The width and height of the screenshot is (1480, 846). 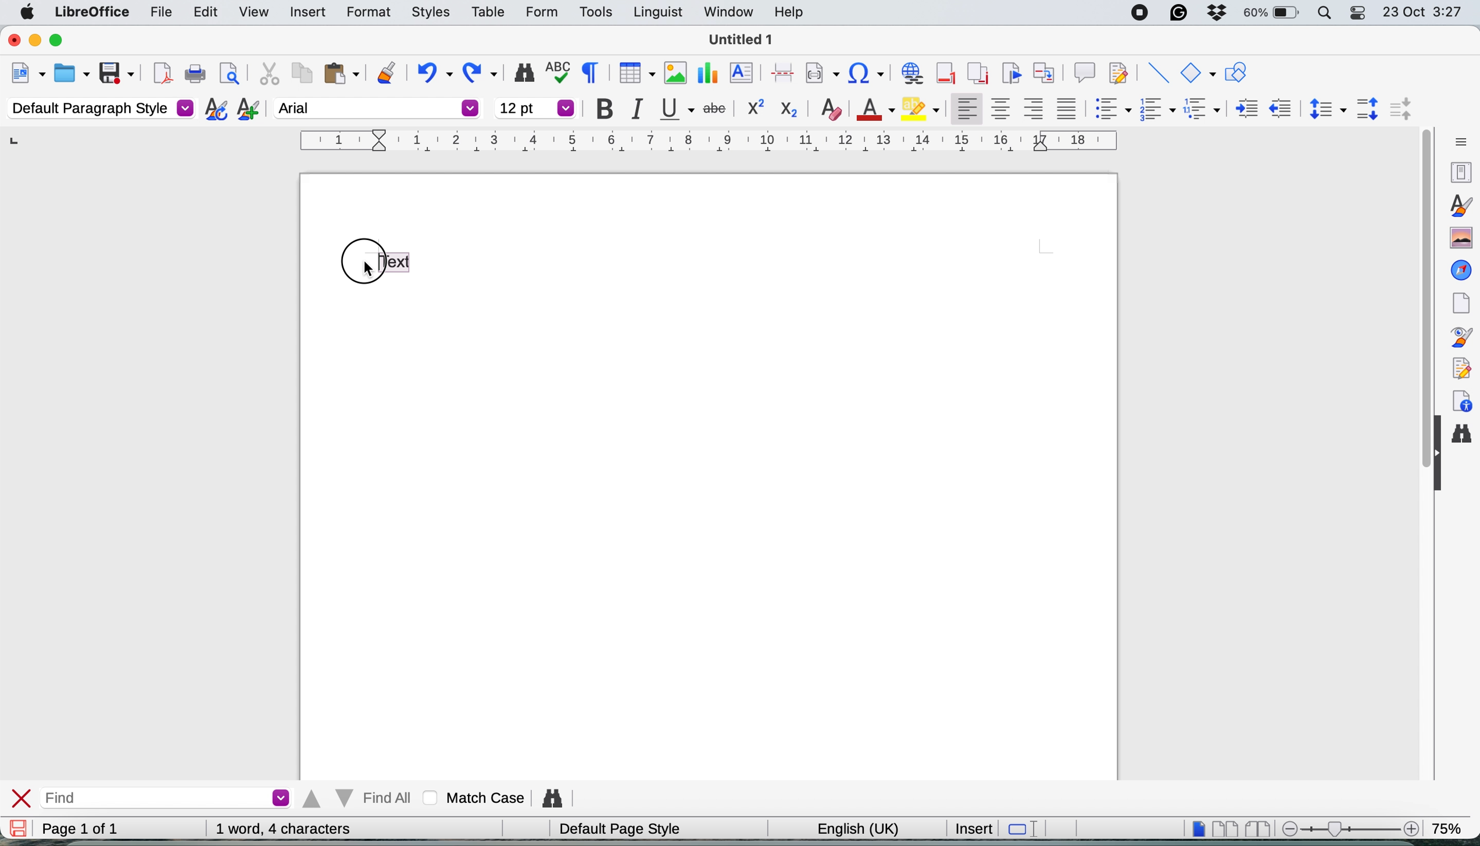 I want to click on find and replce, so click(x=550, y=798).